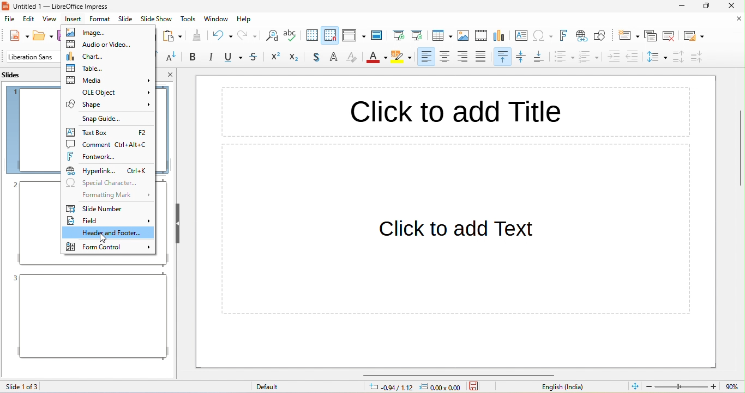 This screenshot has height=393, width=745. I want to click on video, so click(481, 35).